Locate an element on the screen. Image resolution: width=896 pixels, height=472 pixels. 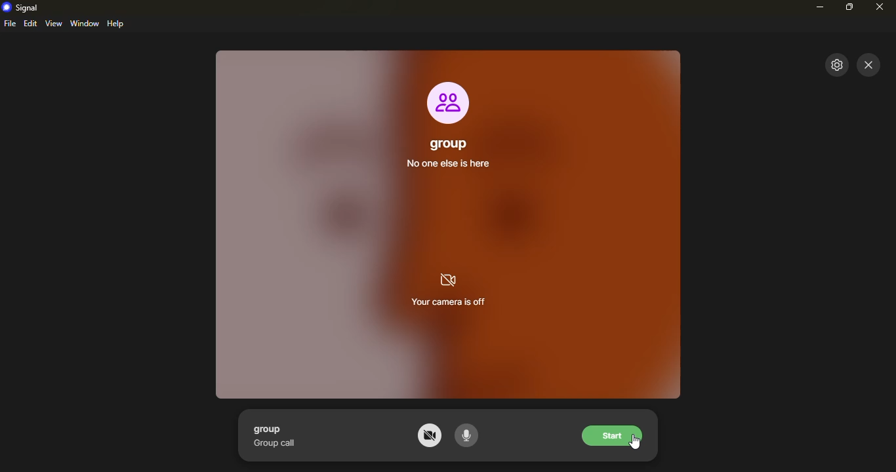
edit is located at coordinates (31, 24).